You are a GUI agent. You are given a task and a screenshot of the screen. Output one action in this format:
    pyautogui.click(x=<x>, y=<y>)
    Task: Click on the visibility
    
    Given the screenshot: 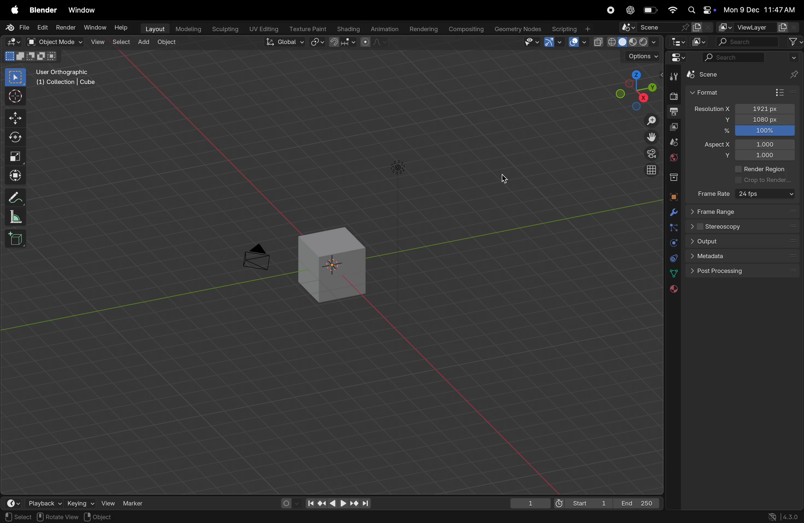 What is the action you would take?
    pyautogui.click(x=530, y=43)
    